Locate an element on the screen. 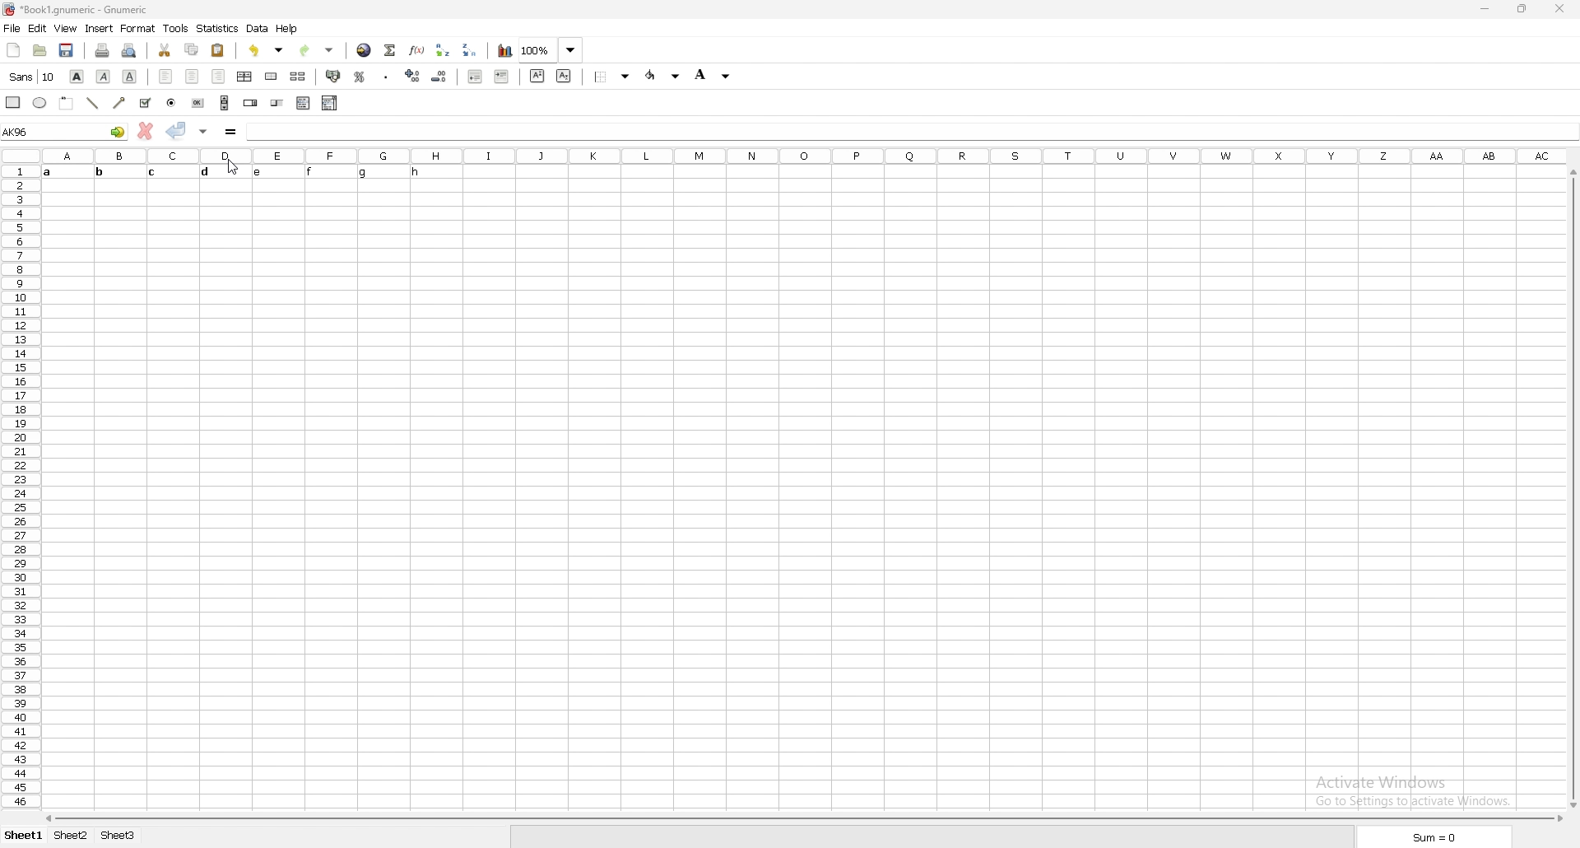  decrease decimal is located at coordinates (439, 77).